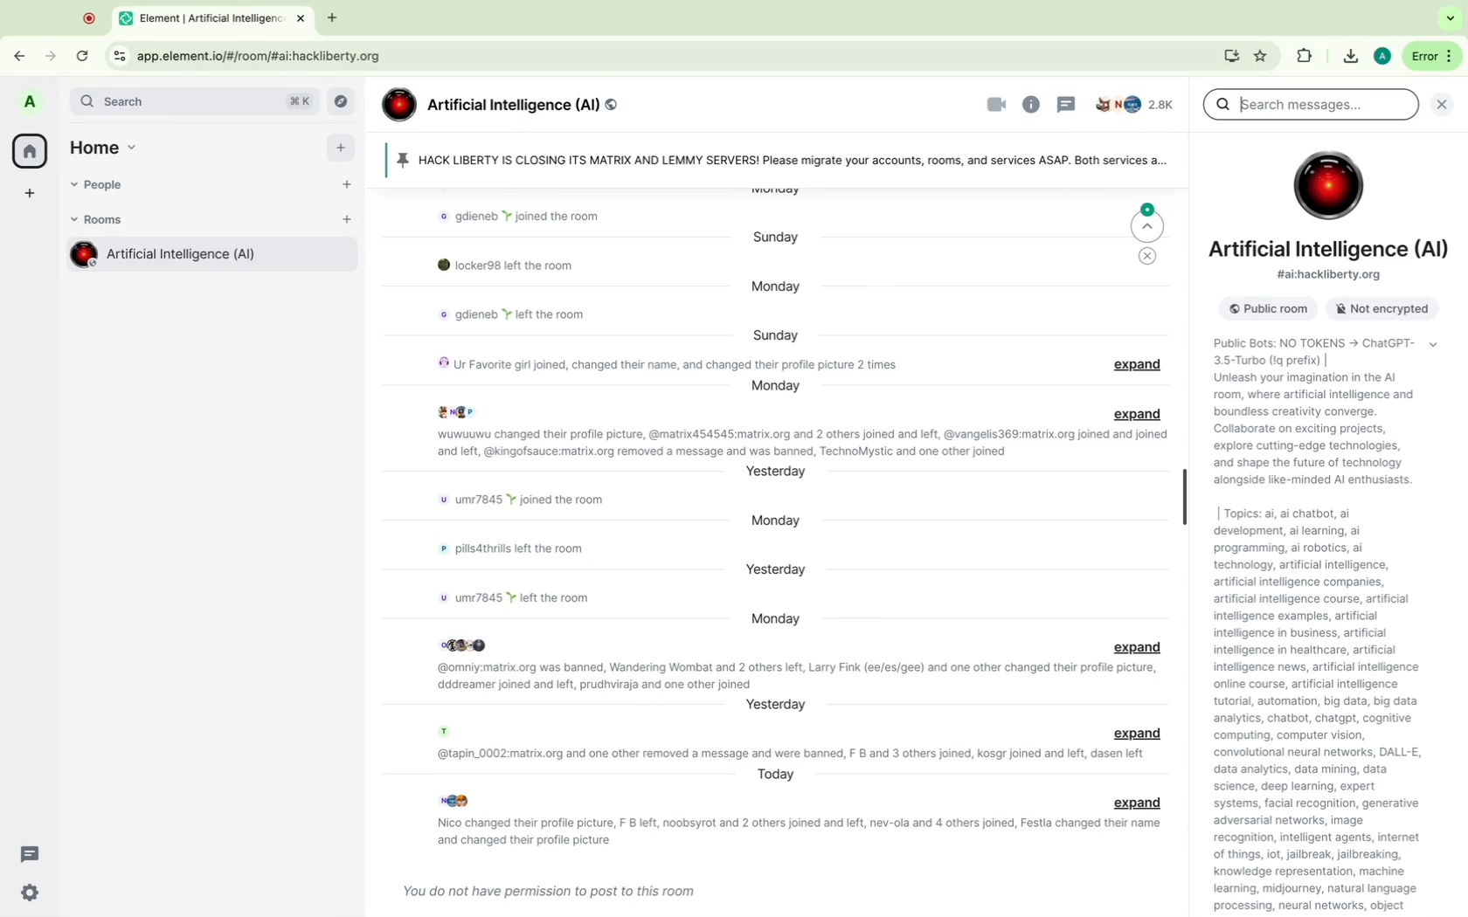  I want to click on search, so click(196, 101).